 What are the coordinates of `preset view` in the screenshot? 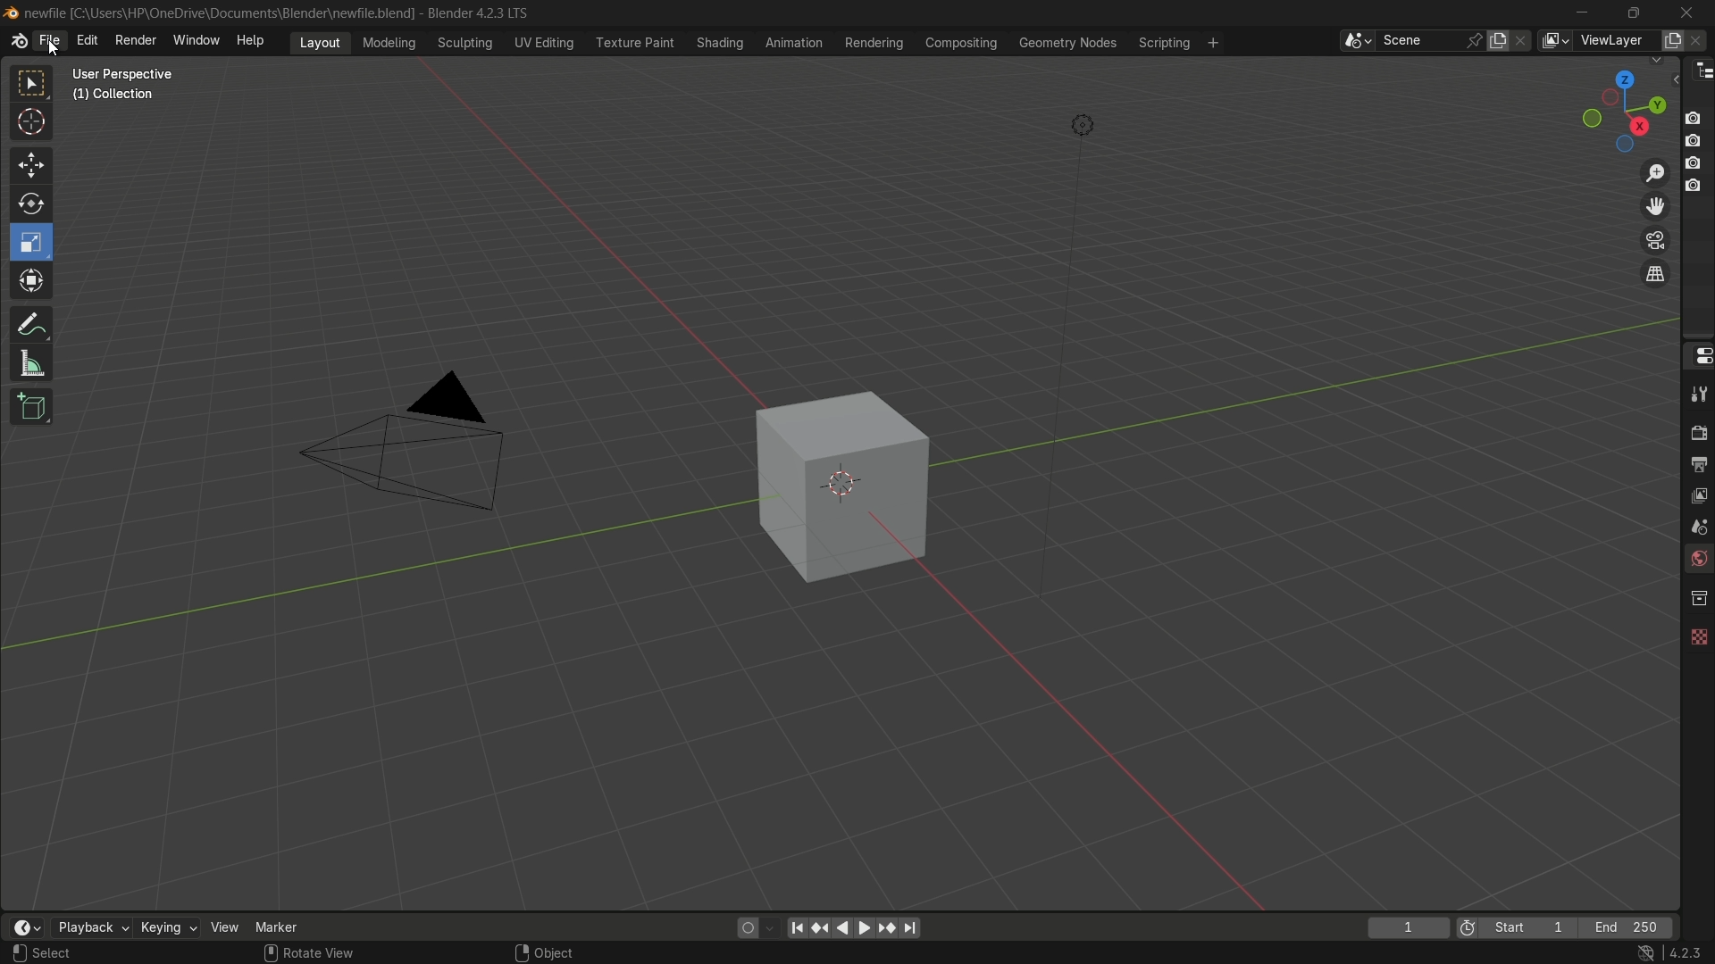 It's located at (1619, 107).